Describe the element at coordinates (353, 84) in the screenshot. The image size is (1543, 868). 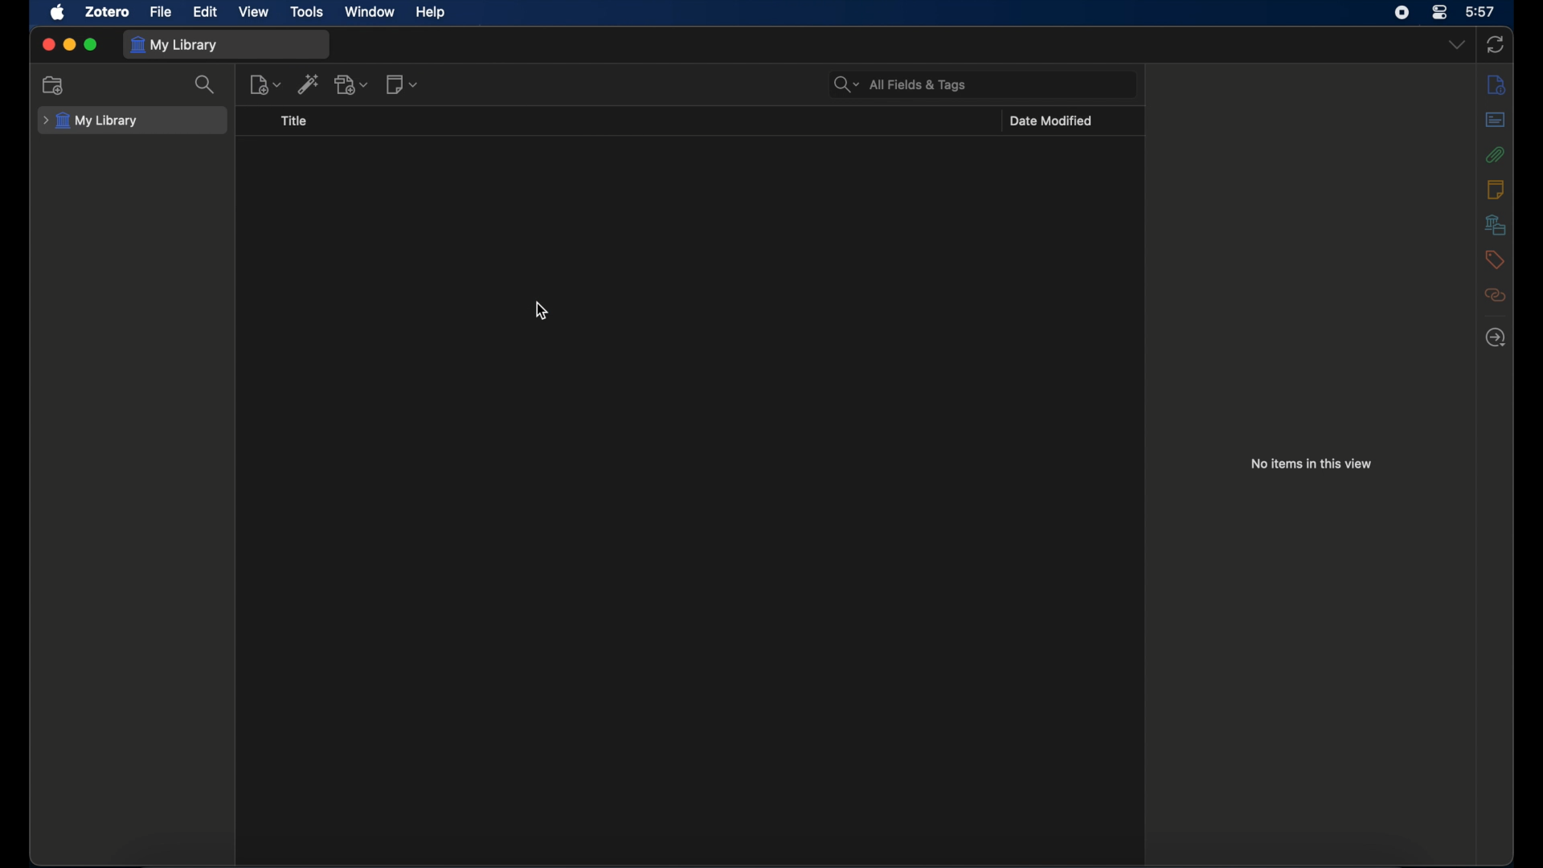
I see `add attachments` at that location.